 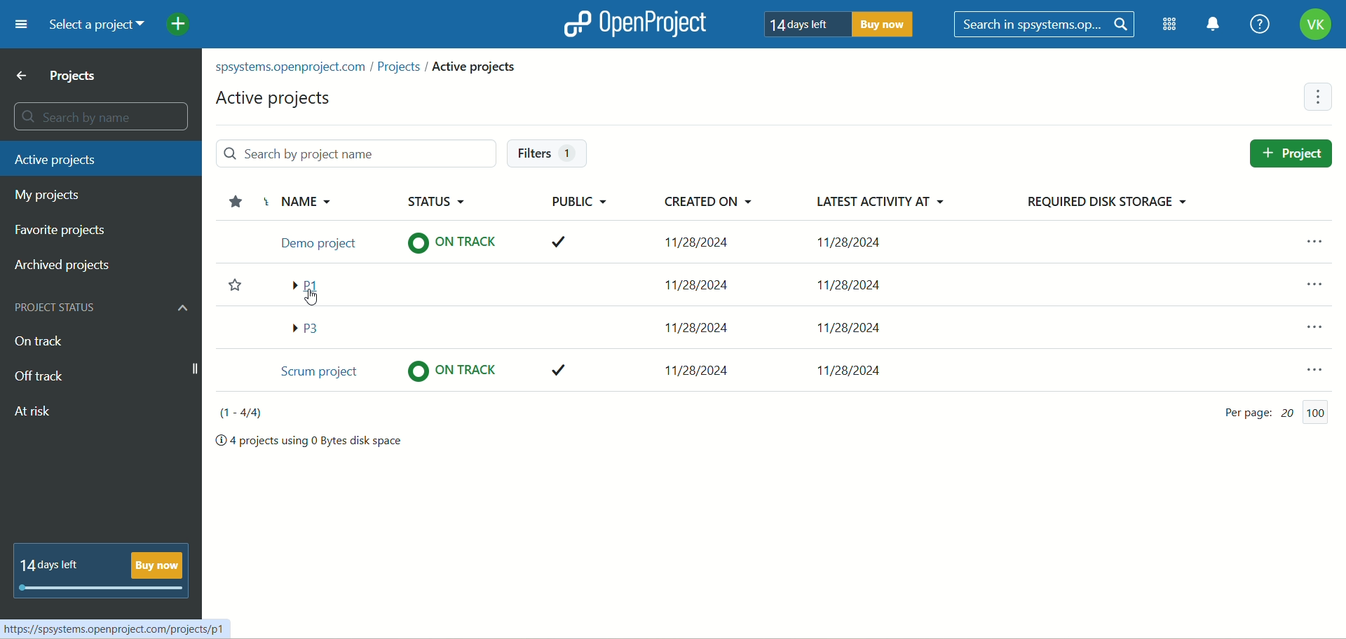 What do you see at coordinates (115, 626) in the screenshot?
I see `PERREERRRRRNNRNNNNNNNNNNNN—.
https://spsystems.openproject.com/projects/p1` at bounding box center [115, 626].